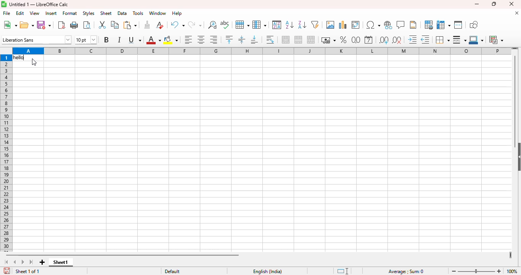 The height and width of the screenshot is (275, 521). I want to click on column, so click(259, 25).